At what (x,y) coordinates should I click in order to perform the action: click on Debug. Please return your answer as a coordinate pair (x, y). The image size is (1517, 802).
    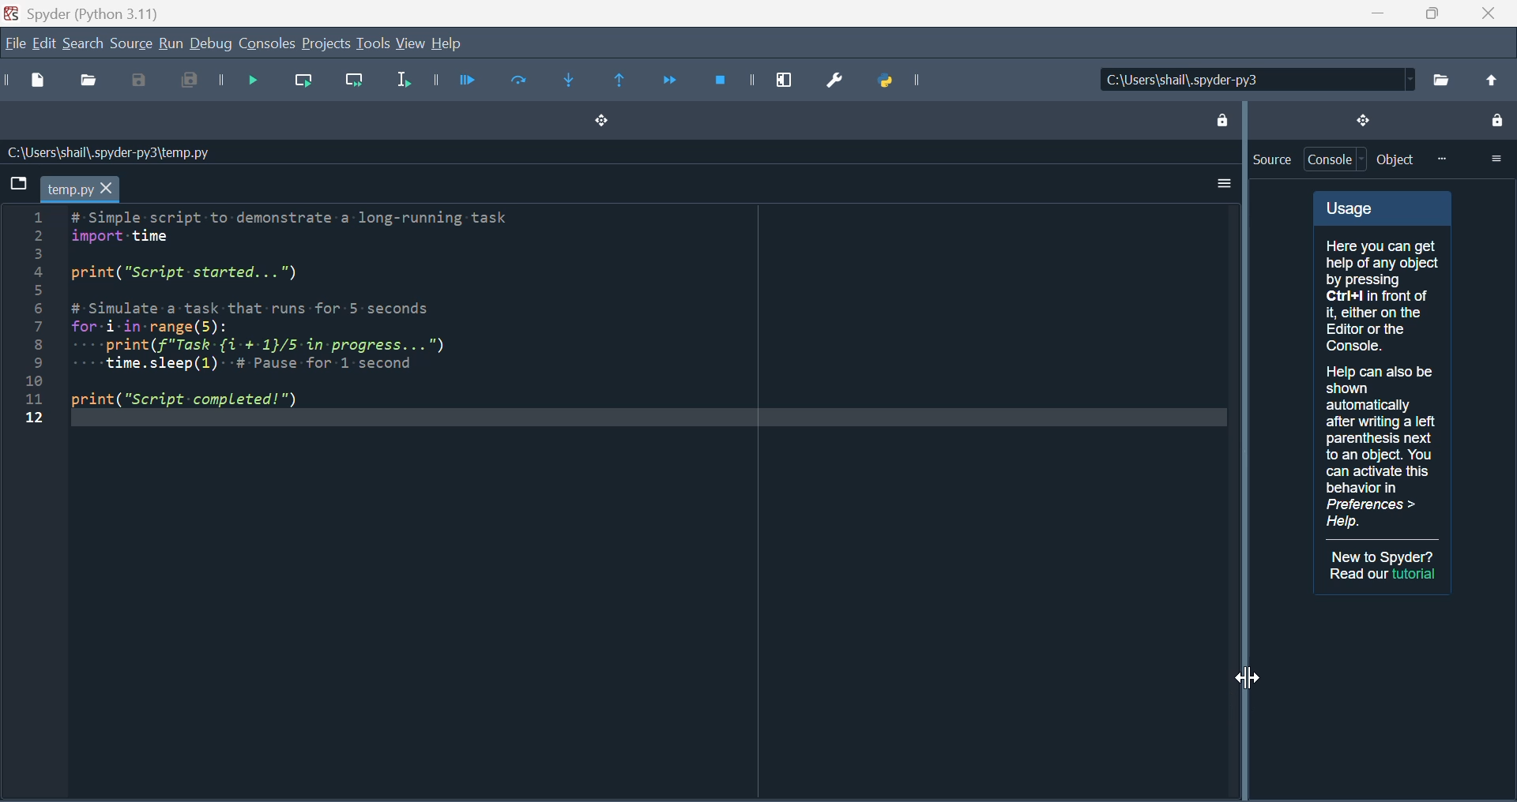
    Looking at the image, I should click on (212, 45).